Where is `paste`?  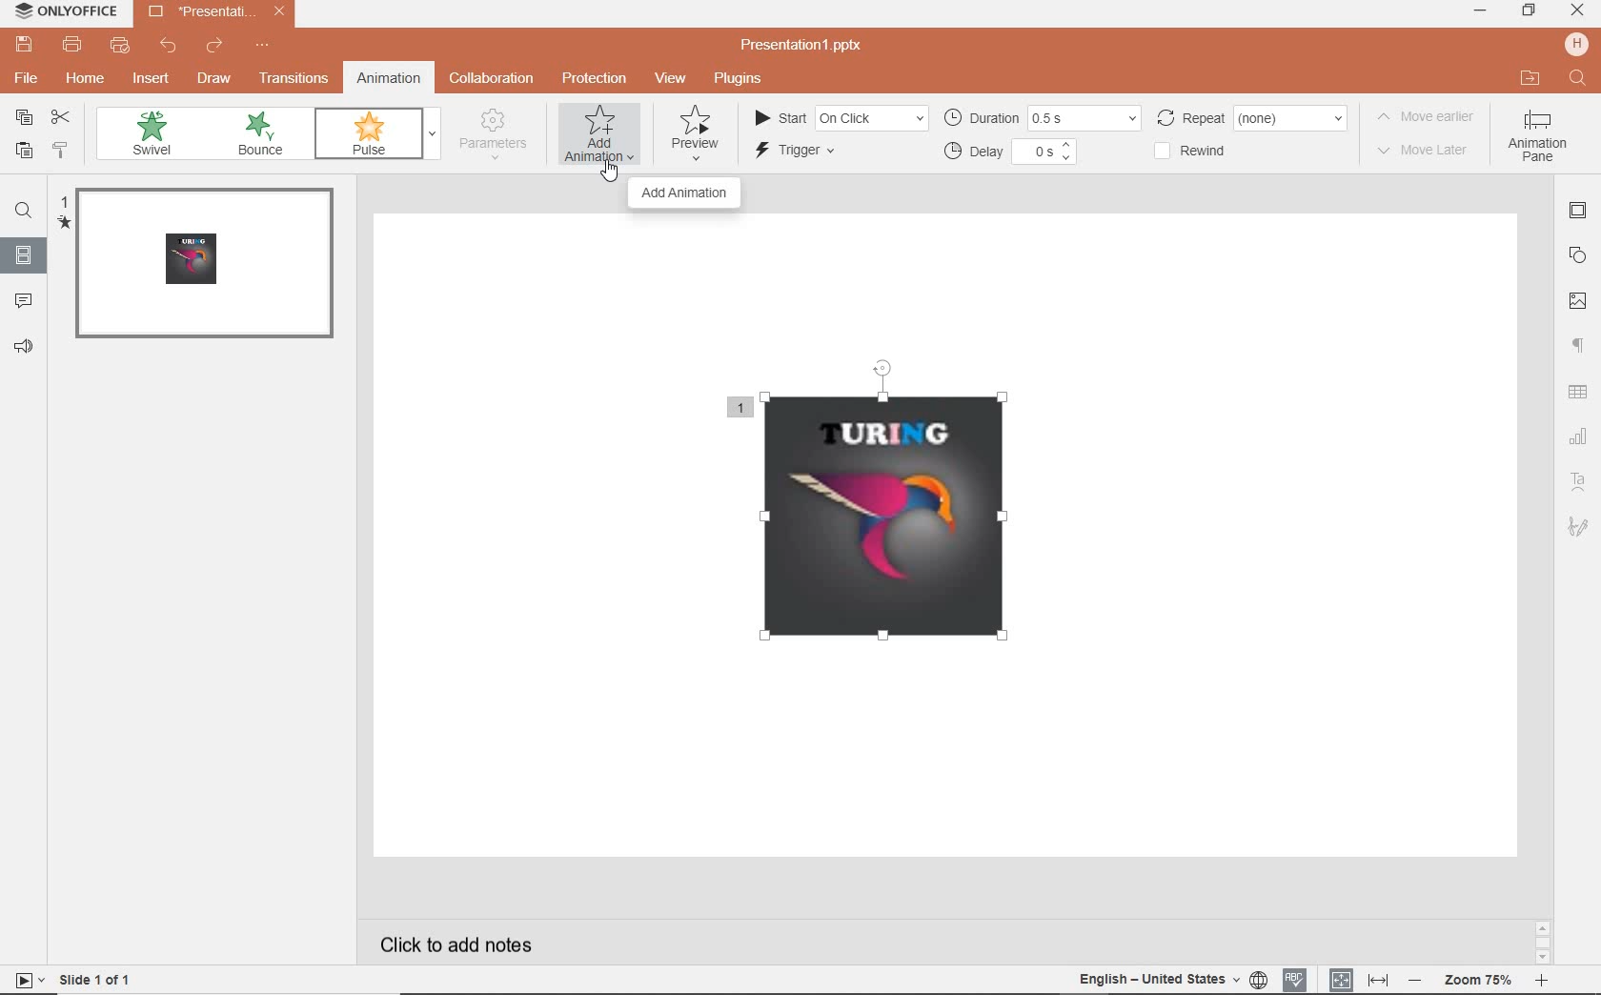
paste is located at coordinates (25, 153).